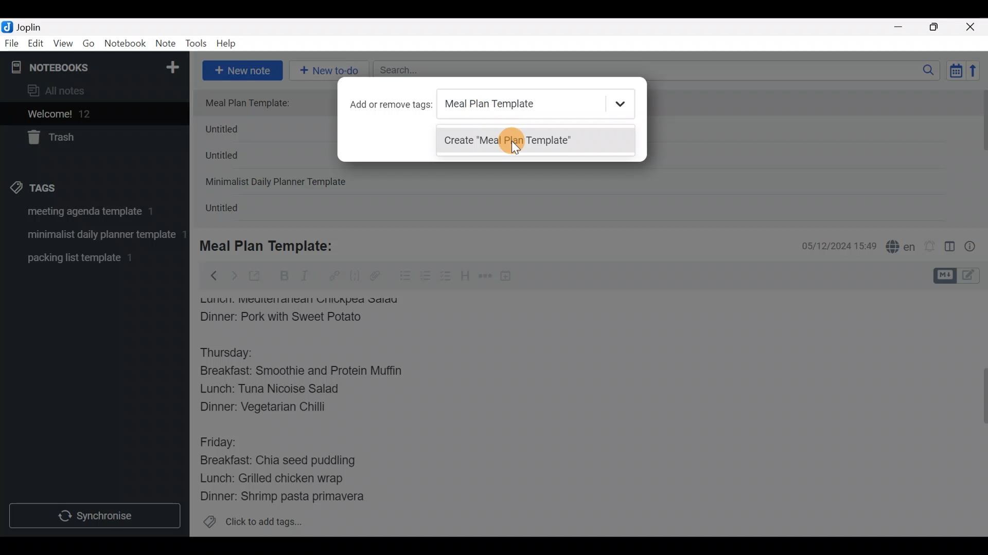 This screenshot has height=555, width=988. I want to click on File, so click(12, 44).